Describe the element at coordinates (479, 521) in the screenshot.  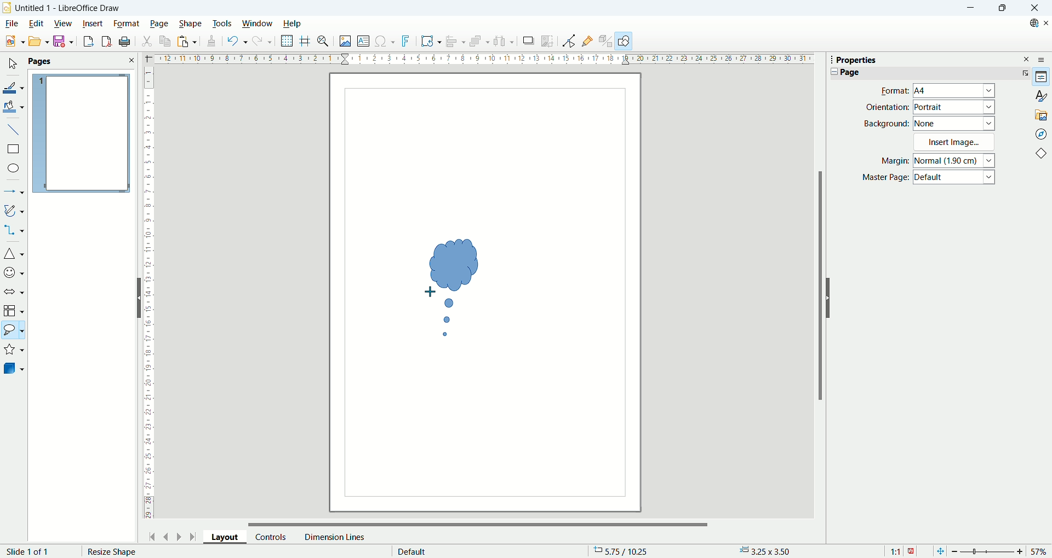
I see `Horizontal scroll bar` at that location.